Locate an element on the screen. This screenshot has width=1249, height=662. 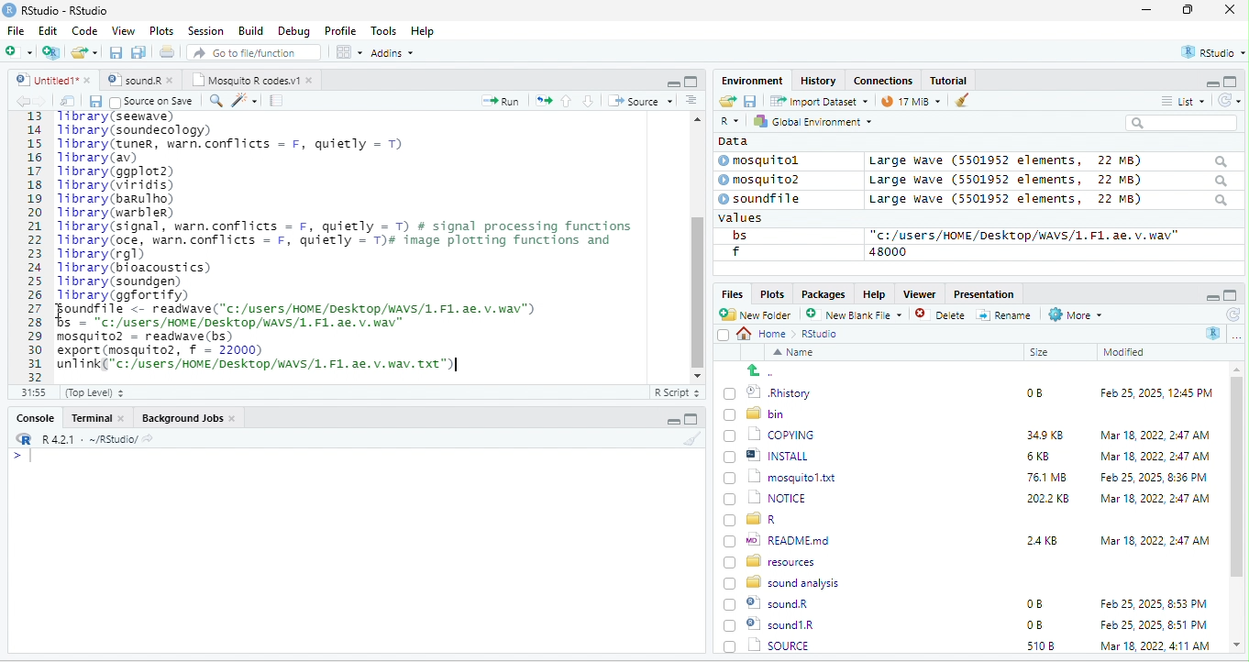
© Rhistory is located at coordinates (768, 391).